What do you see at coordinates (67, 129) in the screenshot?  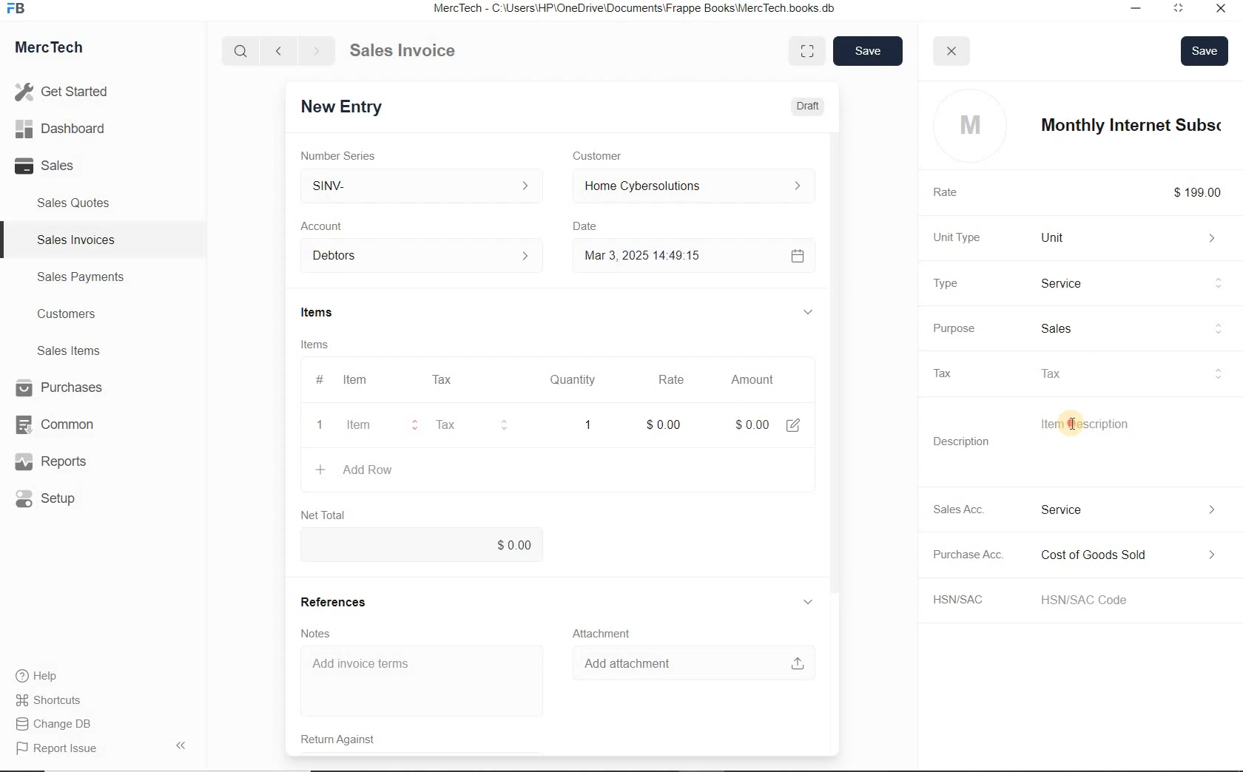 I see `Dashboard` at bounding box center [67, 129].